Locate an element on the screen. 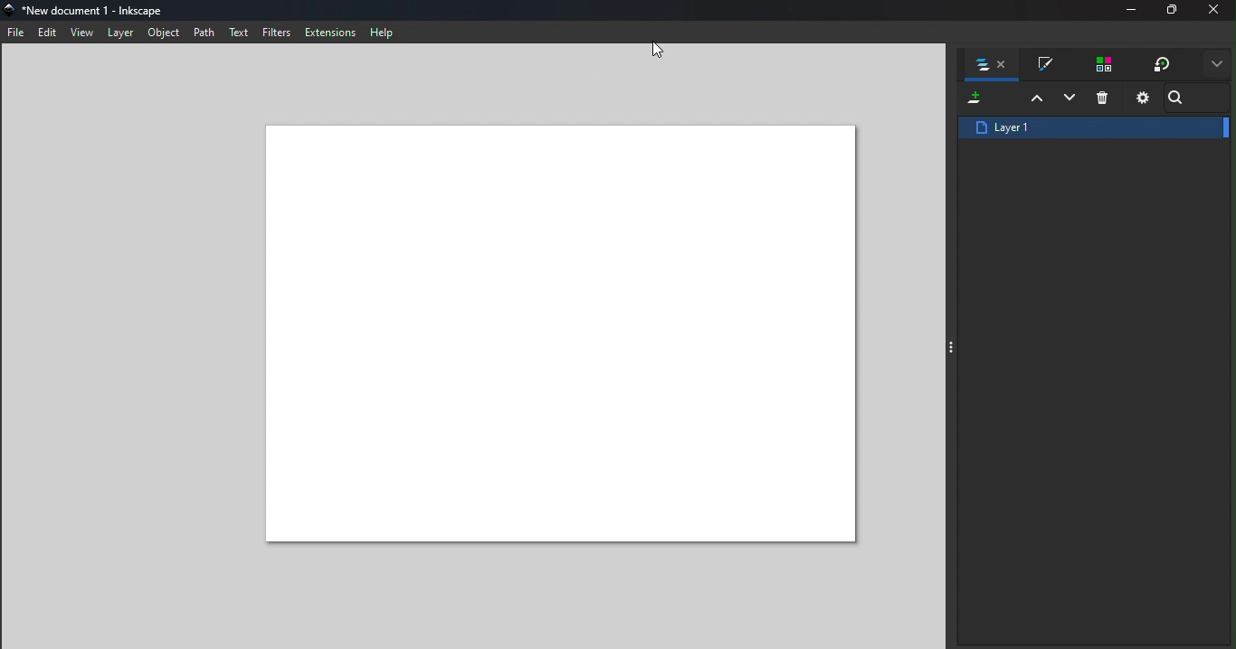  Help is located at coordinates (385, 31).